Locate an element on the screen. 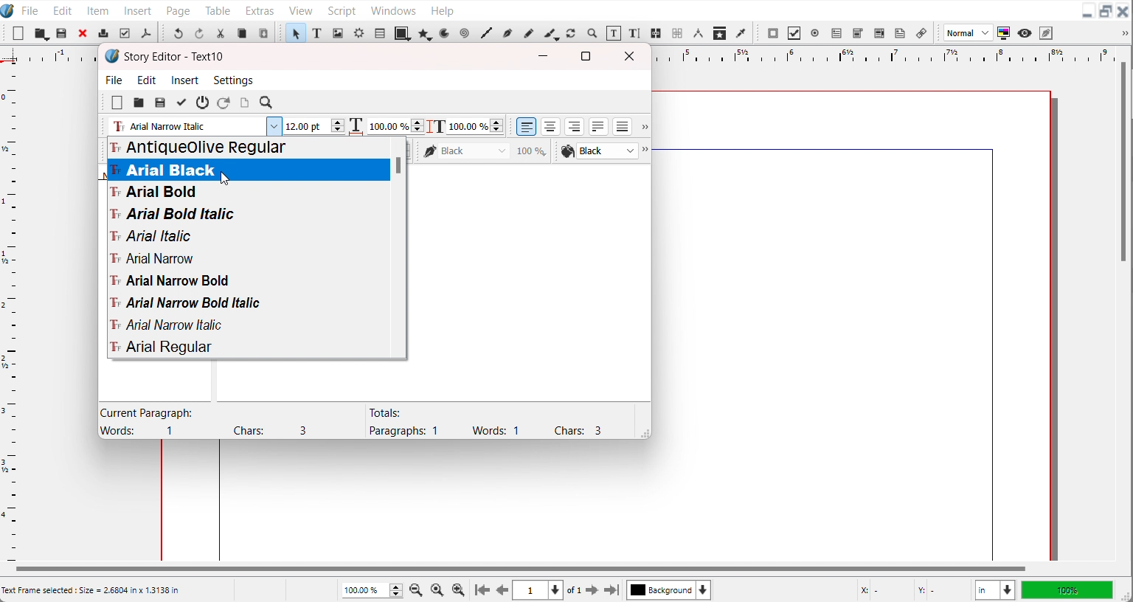  Insert is located at coordinates (186, 80).